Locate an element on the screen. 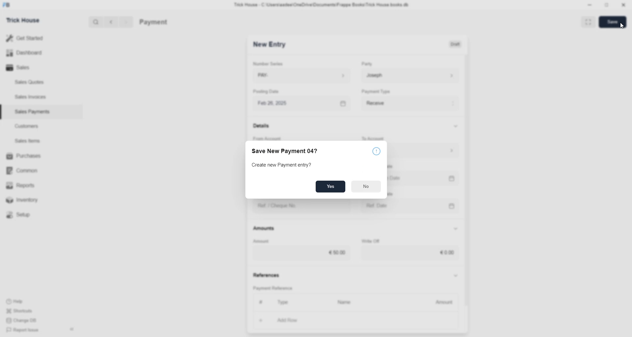 Image resolution: width=632 pixels, height=337 pixels. Show/Hide is located at coordinates (456, 276).